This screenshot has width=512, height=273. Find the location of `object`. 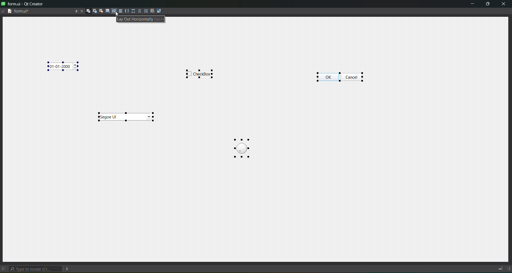

object is located at coordinates (124, 116).